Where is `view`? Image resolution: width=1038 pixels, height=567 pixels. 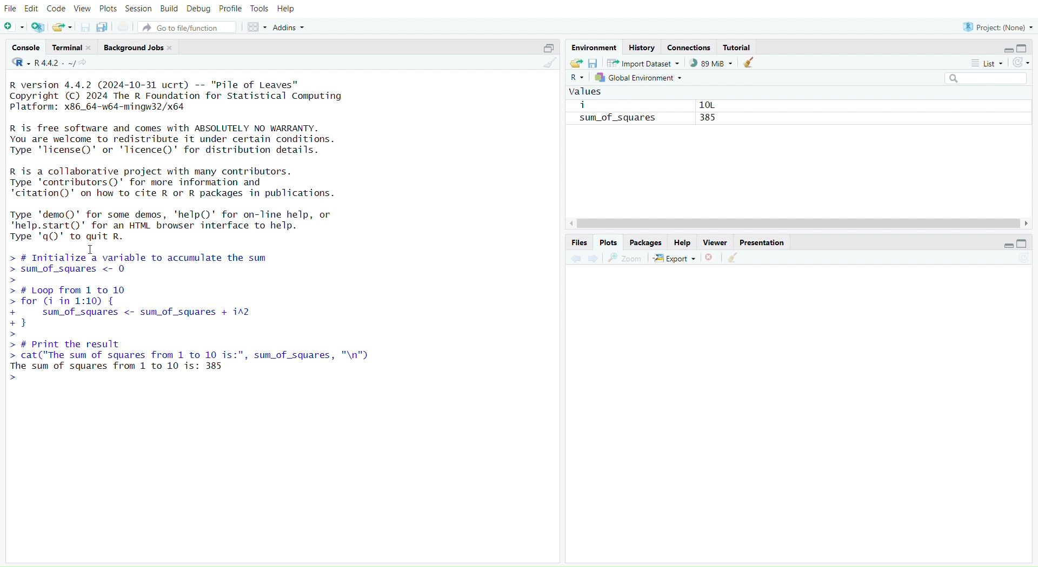 view is located at coordinates (82, 8).